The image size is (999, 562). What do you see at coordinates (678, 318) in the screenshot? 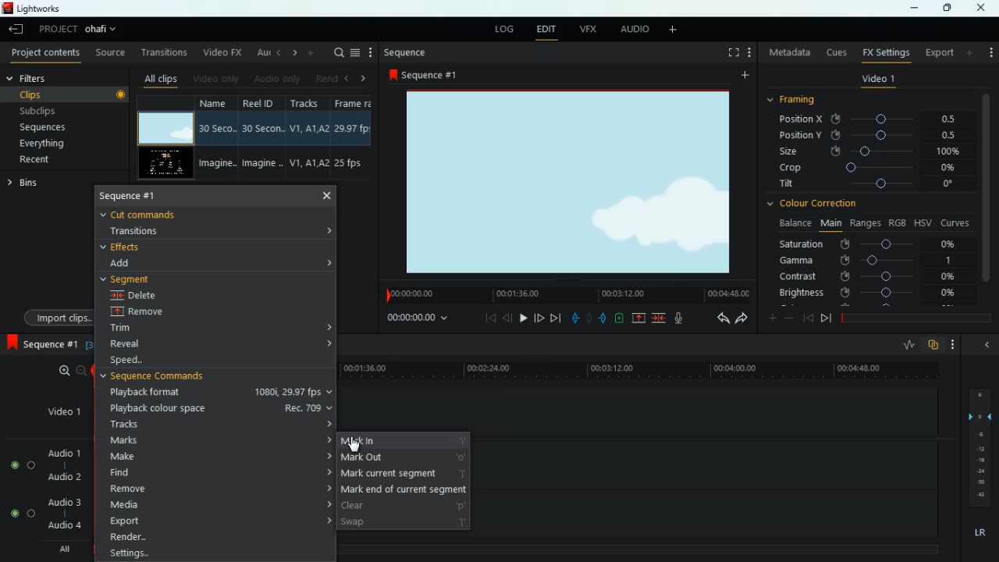
I see `mic` at bounding box center [678, 318].